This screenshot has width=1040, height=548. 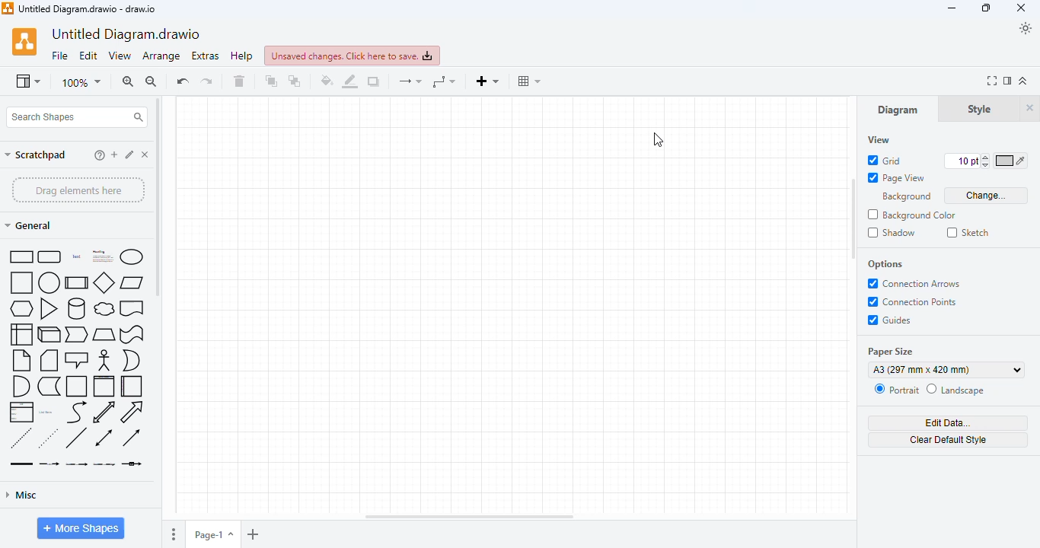 I want to click on  color, so click(x=1011, y=161).